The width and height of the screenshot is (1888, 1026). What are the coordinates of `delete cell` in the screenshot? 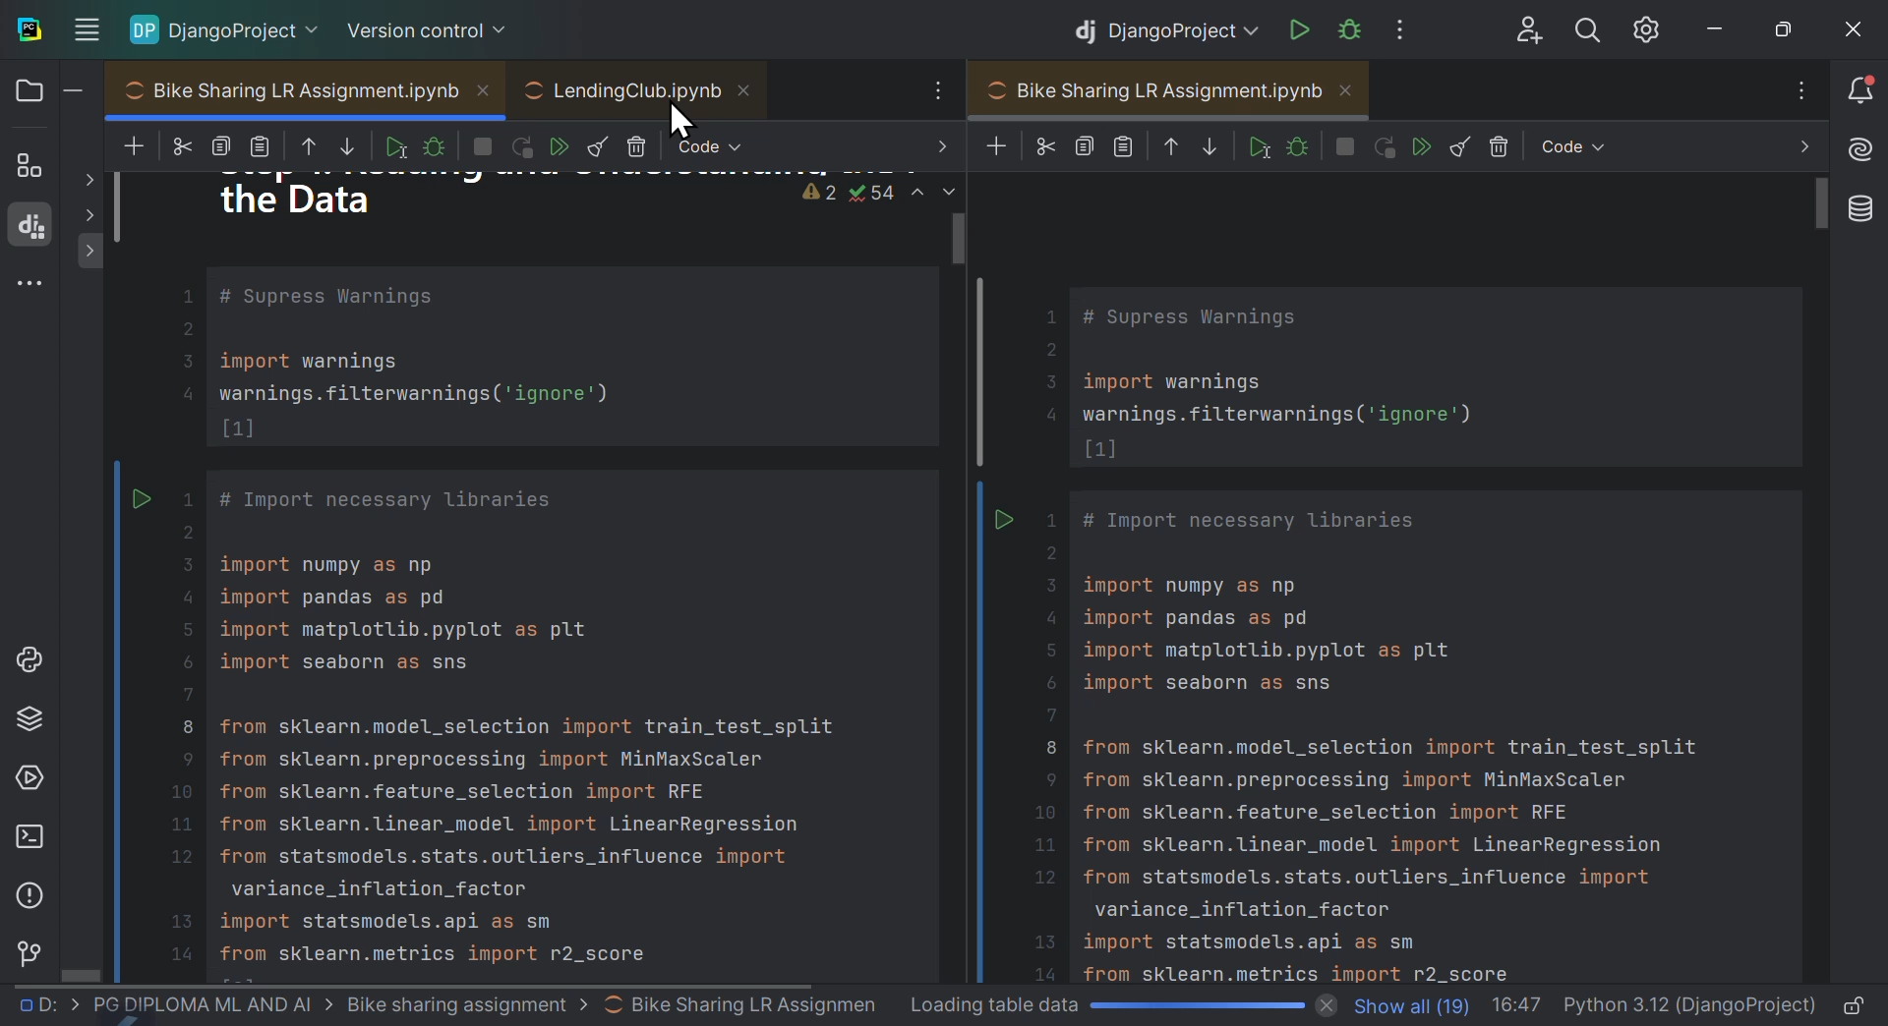 It's located at (1502, 148).